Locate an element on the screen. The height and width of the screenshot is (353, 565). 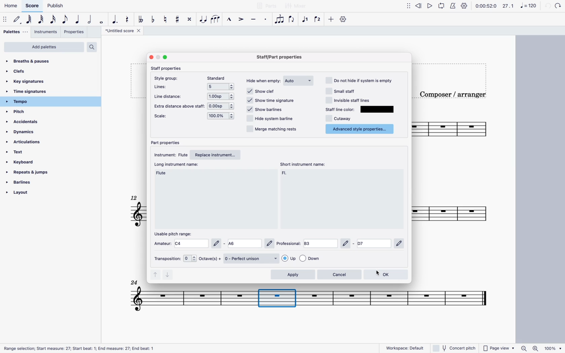
tuplet is located at coordinates (279, 19).